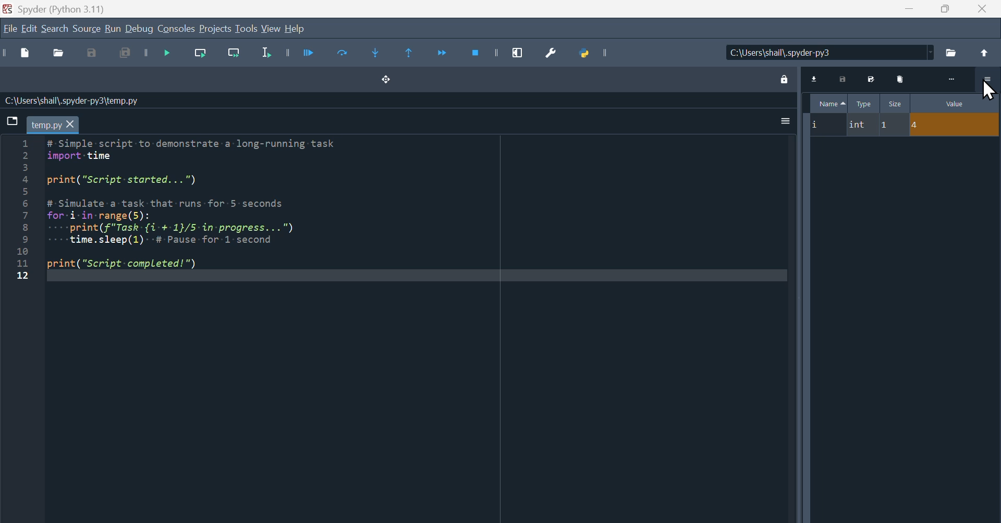 This screenshot has width=1001, height=523. Describe the element at coordinates (987, 79) in the screenshot. I see `Settings` at that location.